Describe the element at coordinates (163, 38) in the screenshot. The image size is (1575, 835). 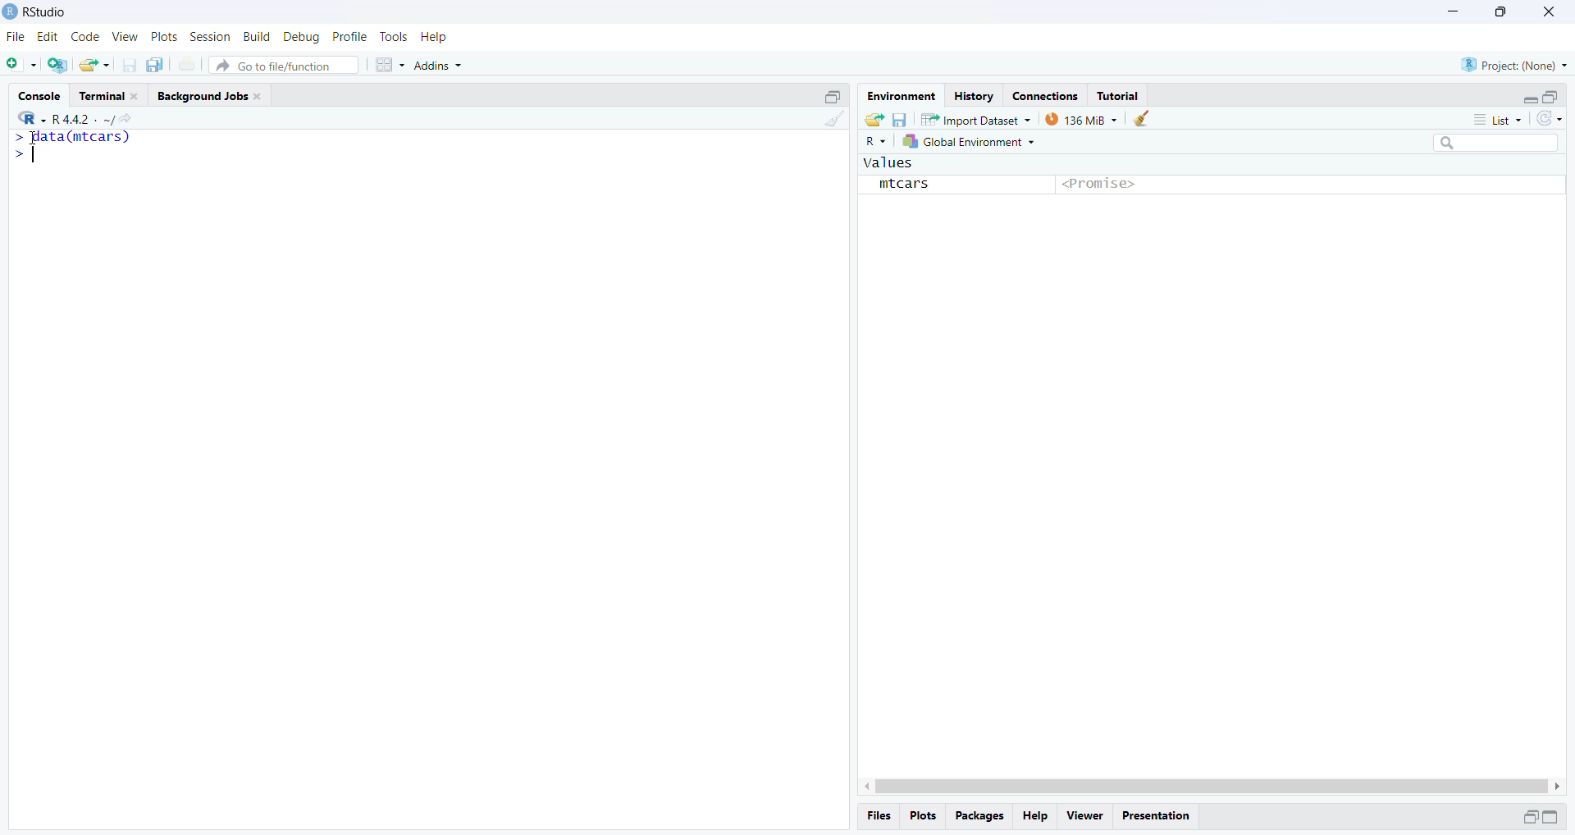
I see `Plots` at that location.